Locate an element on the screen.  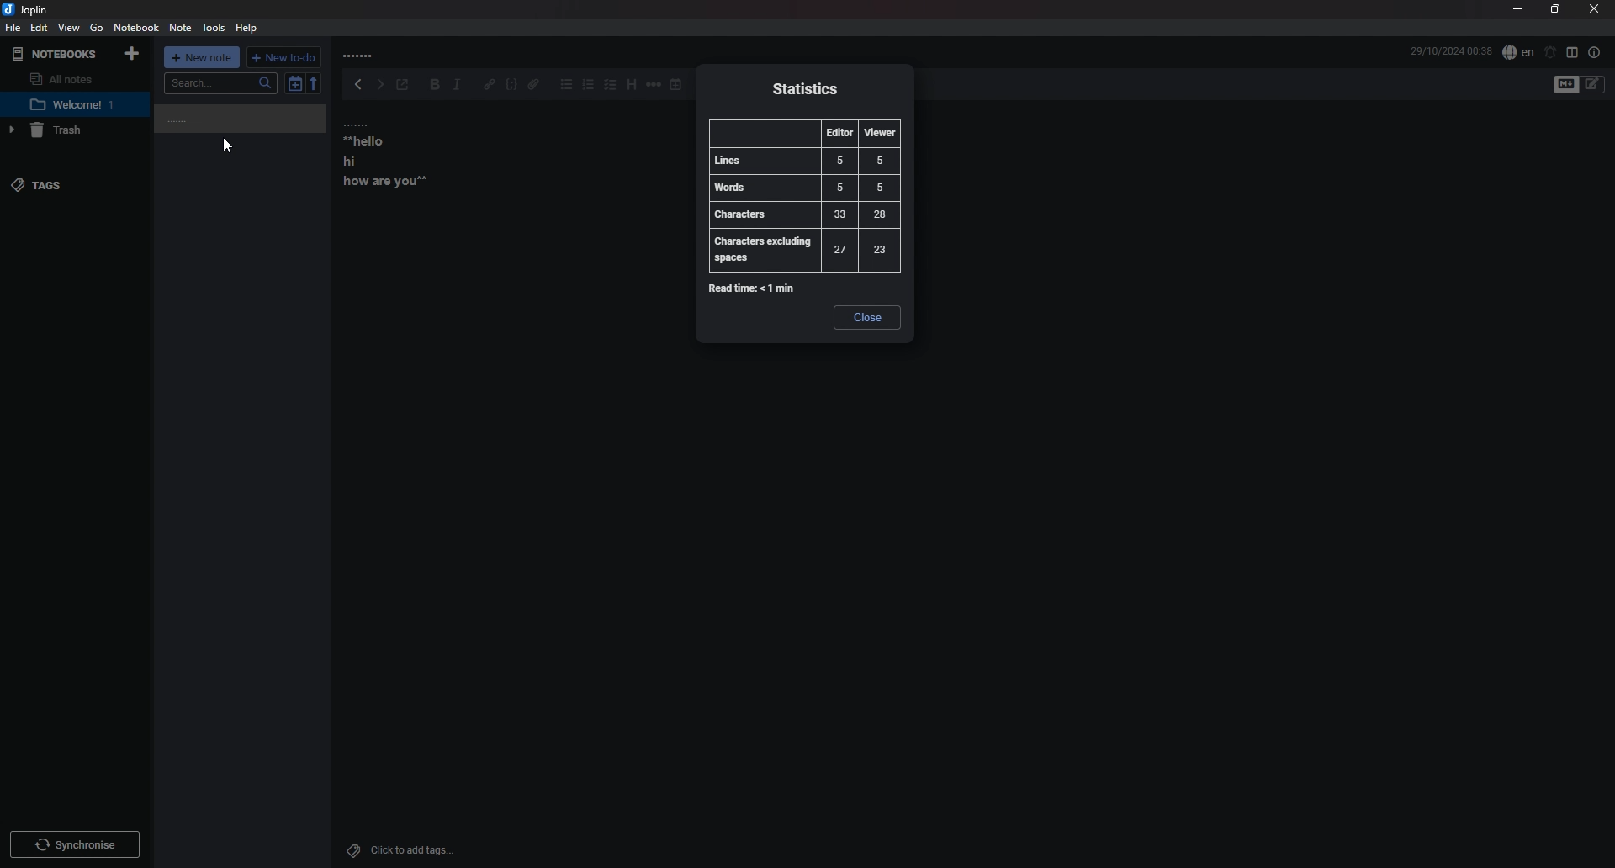
Italic is located at coordinates (458, 86).